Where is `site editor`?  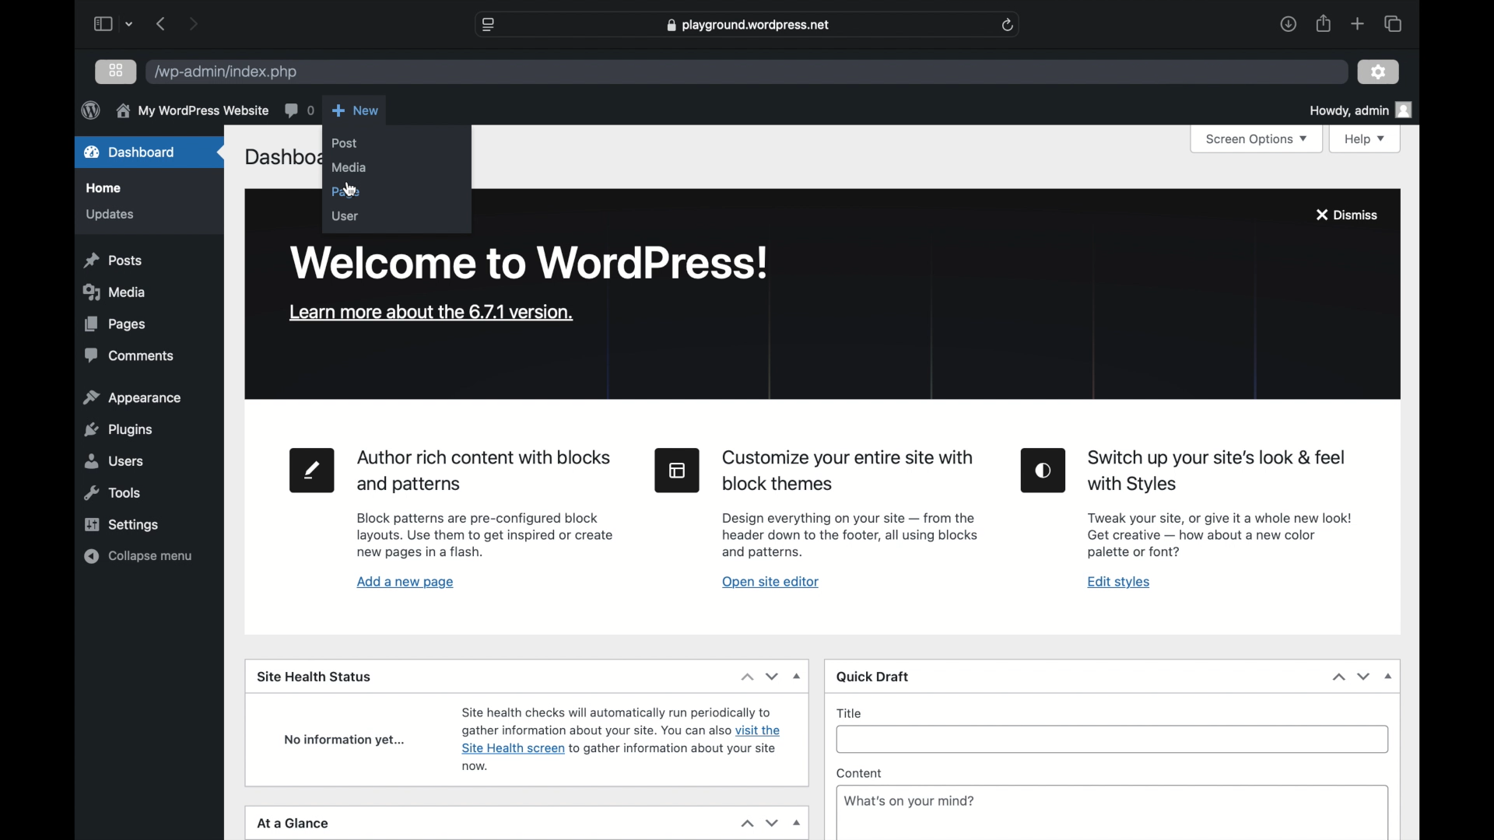 site editor is located at coordinates (678, 471).